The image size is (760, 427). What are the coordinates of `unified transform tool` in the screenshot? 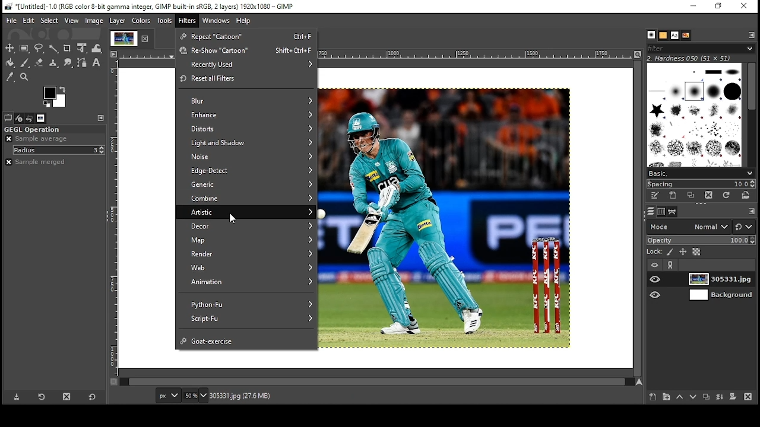 It's located at (83, 47).